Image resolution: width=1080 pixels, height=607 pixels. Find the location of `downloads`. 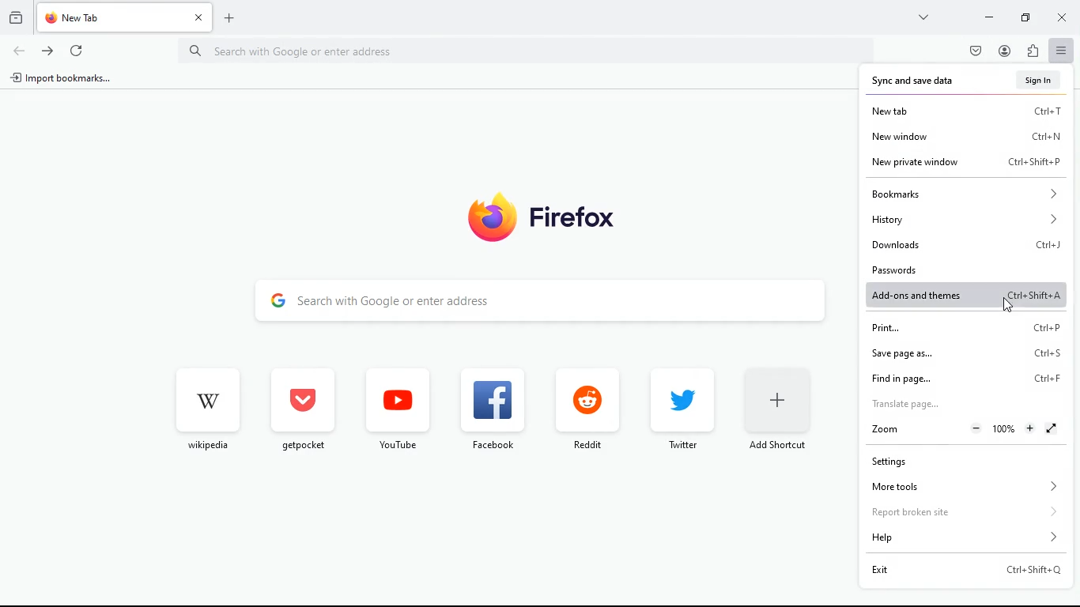

downloads is located at coordinates (962, 243).